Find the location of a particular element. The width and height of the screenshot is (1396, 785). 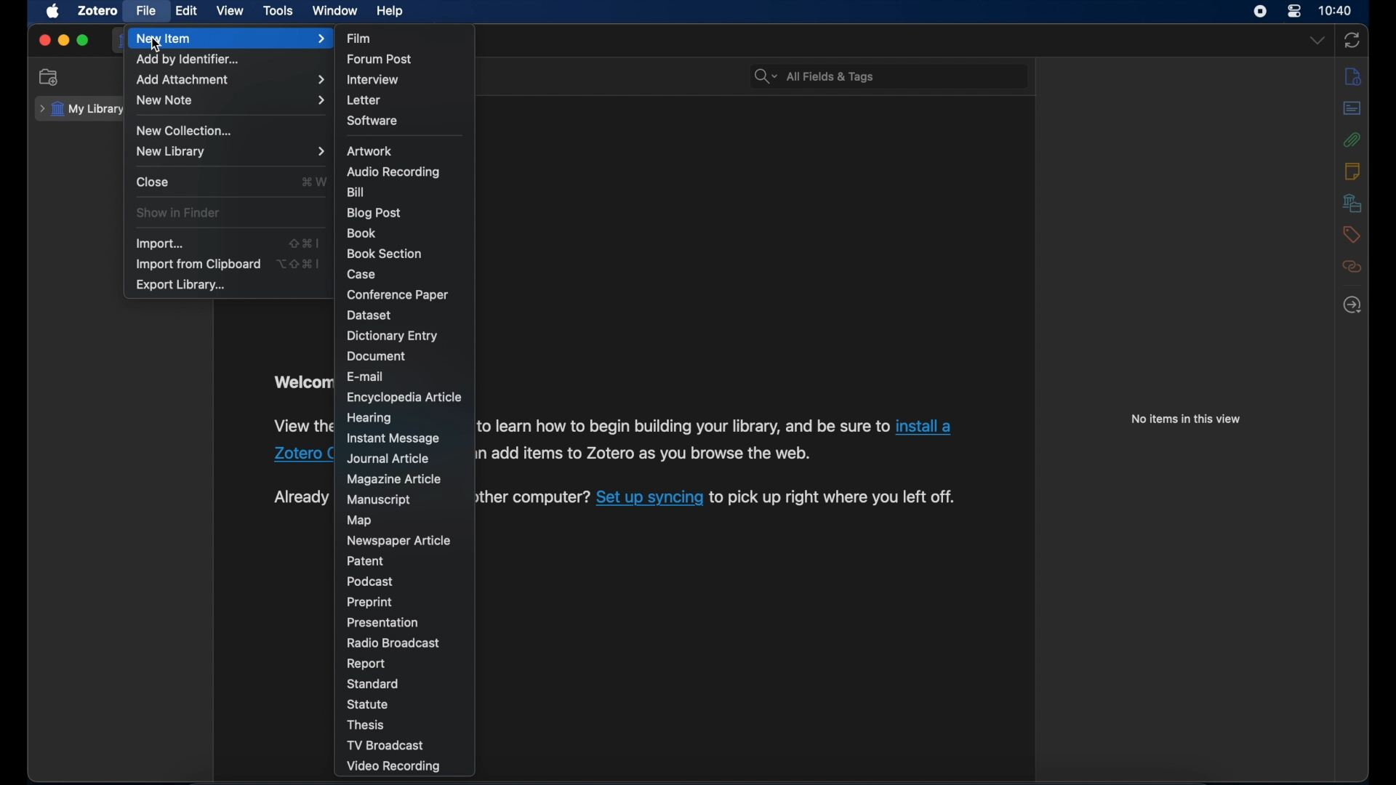

shortcut is located at coordinates (300, 262).